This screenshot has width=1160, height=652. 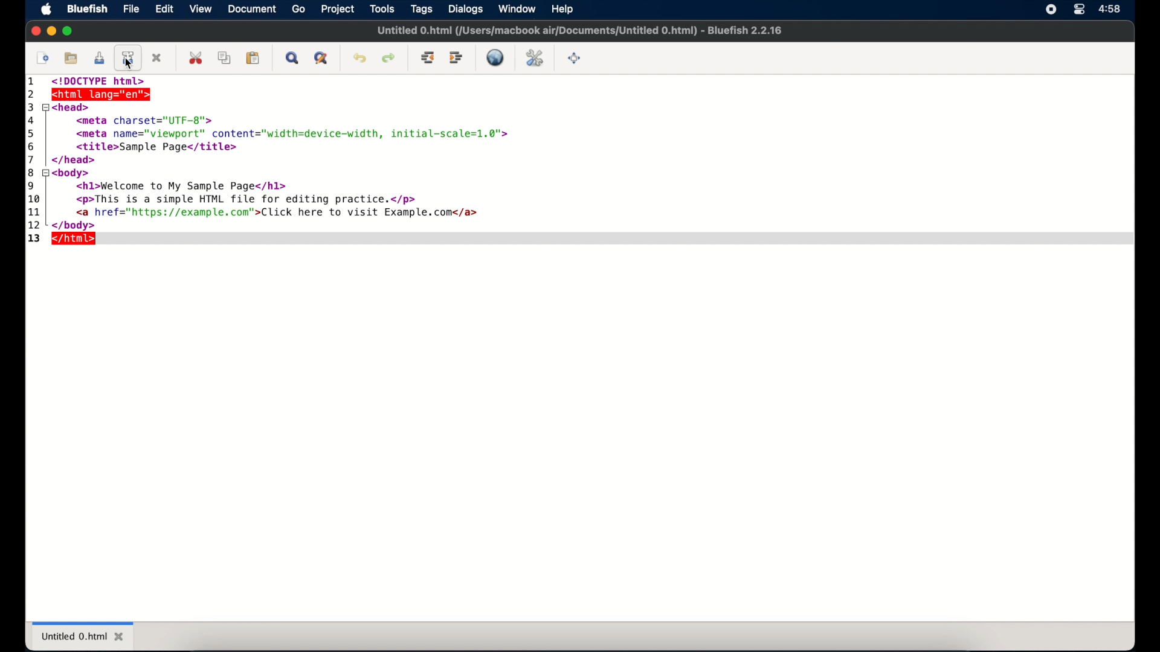 I want to click on window, so click(x=517, y=8).